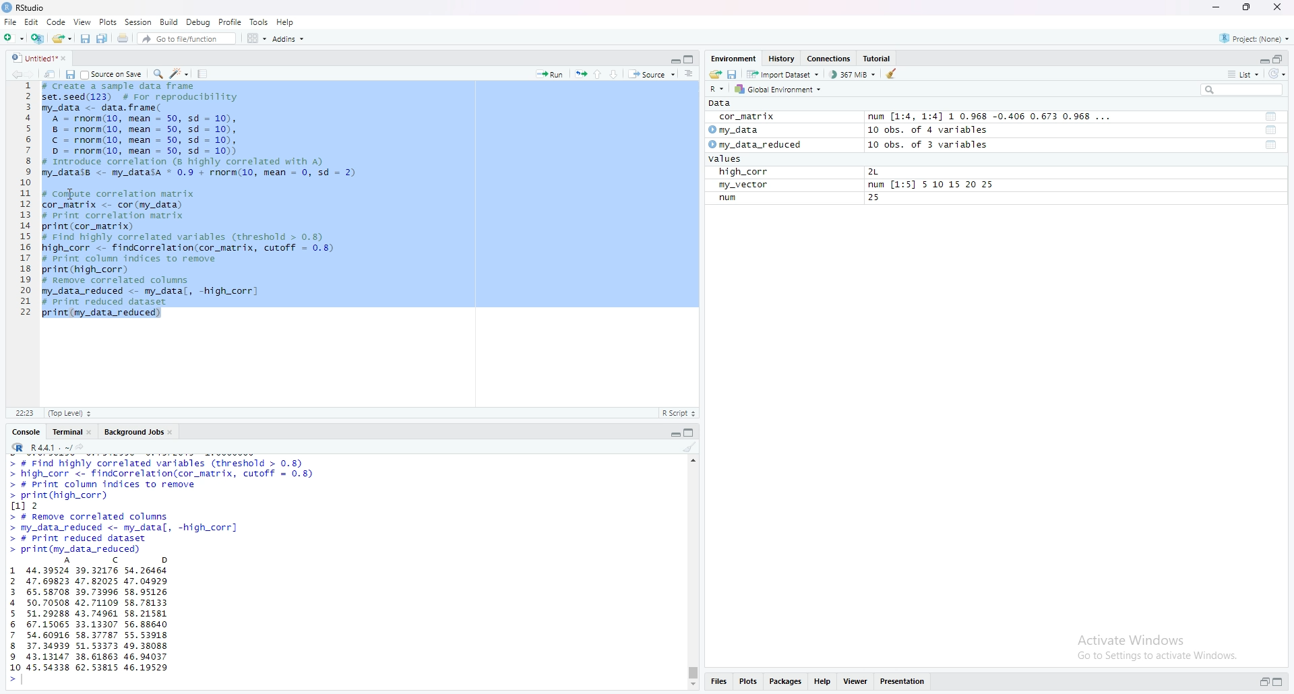 The width and height of the screenshot is (1294, 694). What do you see at coordinates (783, 74) in the screenshot?
I see `Import Dataset ` at bounding box center [783, 74].